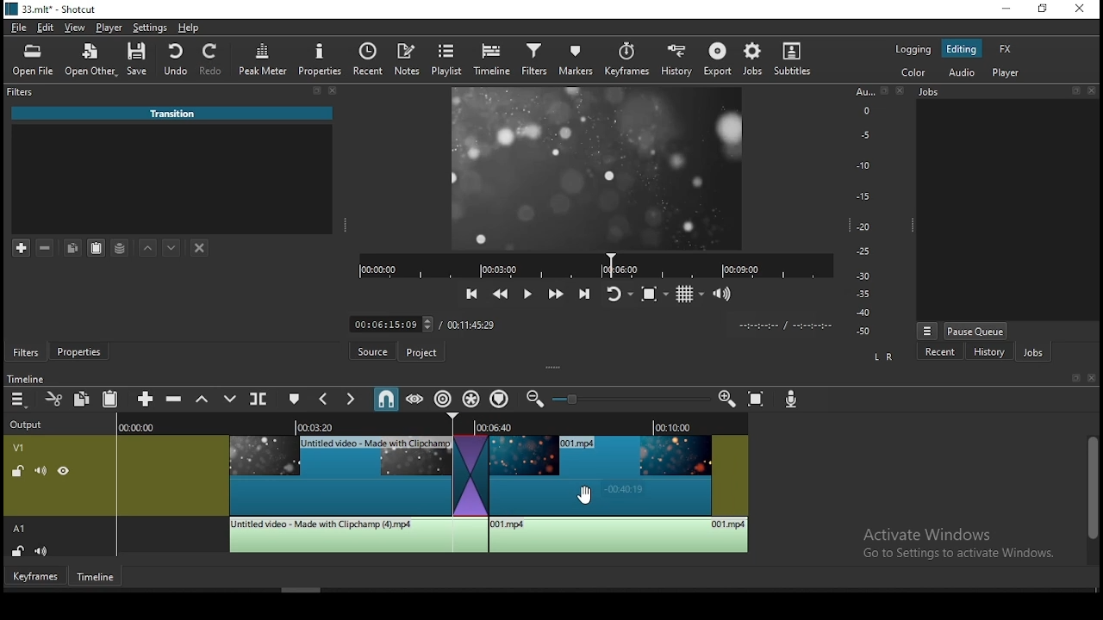 This screenshot has width=1103, height=620. I want to click on copy, so click(85, 399).